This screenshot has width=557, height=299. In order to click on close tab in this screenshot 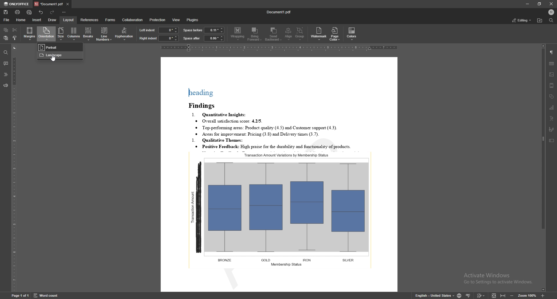, I will do `click(68, 4)`.